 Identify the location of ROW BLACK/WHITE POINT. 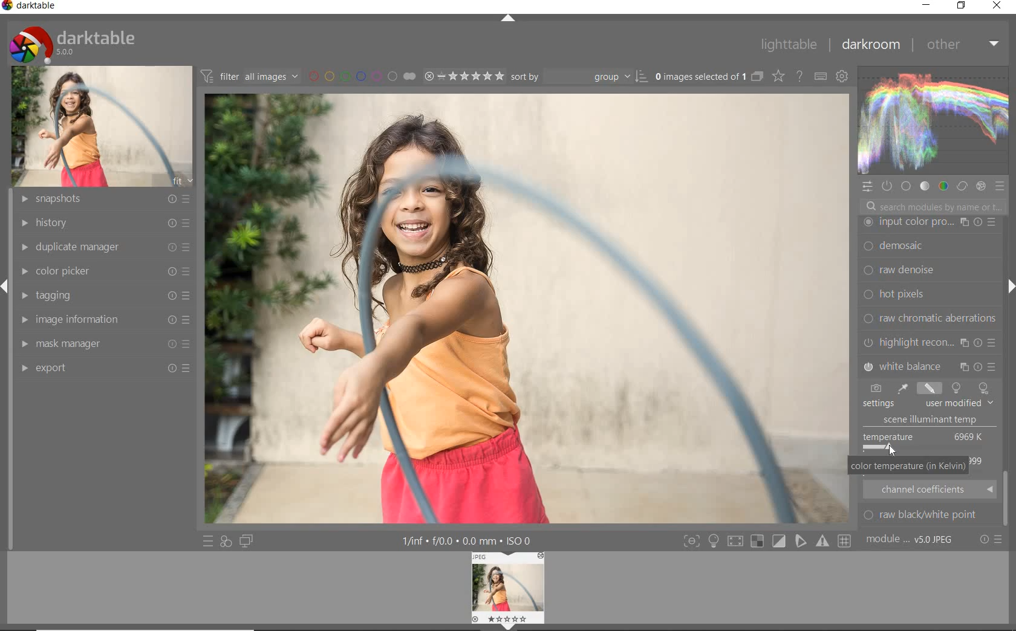
(928, 515).